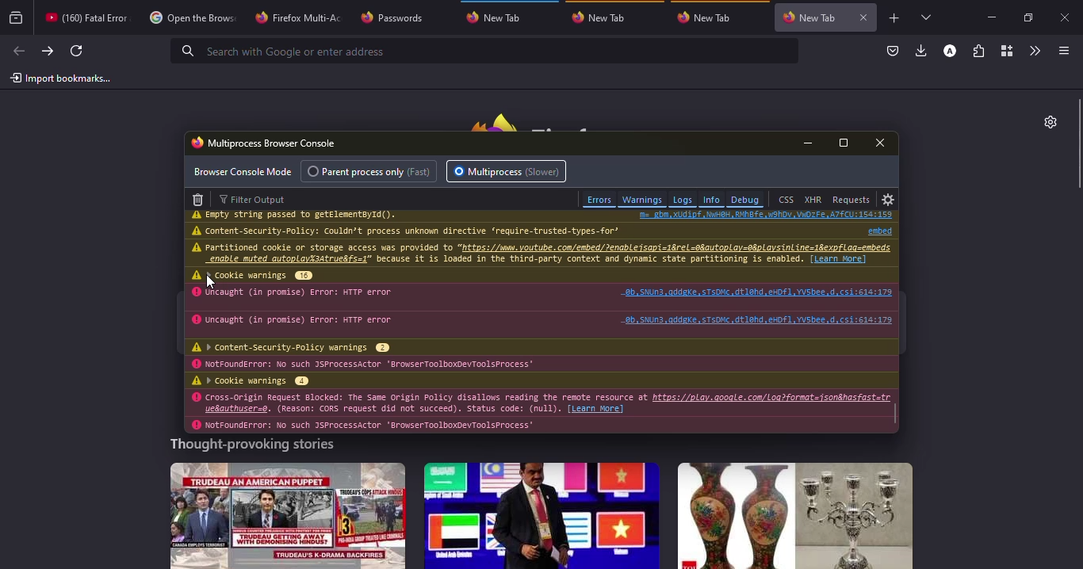  What do you see at coordinates (196, 380) in the screenshot?
I see `warning` at bounding box center [196, 380].